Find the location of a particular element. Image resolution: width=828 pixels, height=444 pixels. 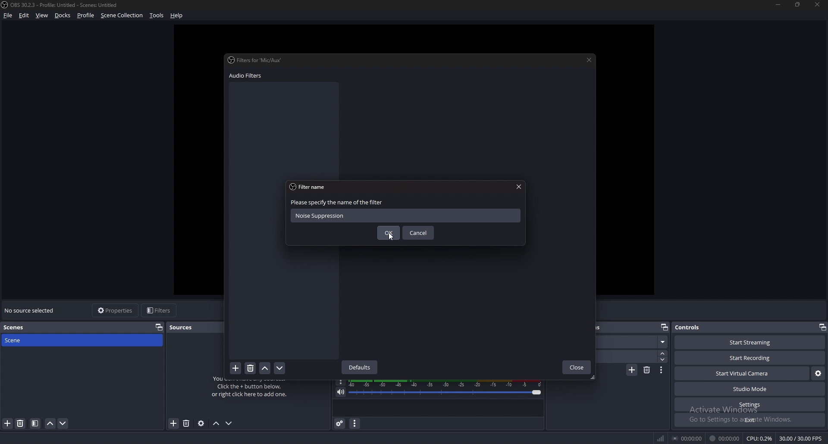

properties is located at coordinates (118, 311).